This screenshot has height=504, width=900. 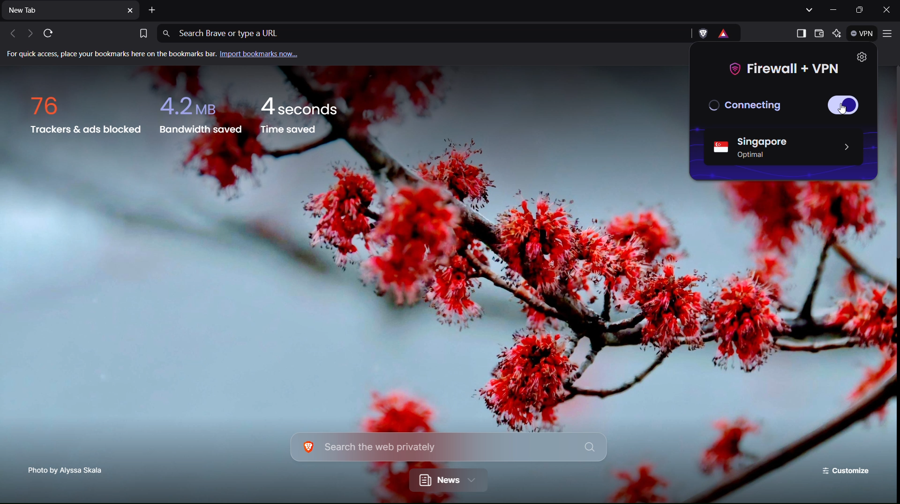 I want to click on Show tabs, so click(x=809, y=11).